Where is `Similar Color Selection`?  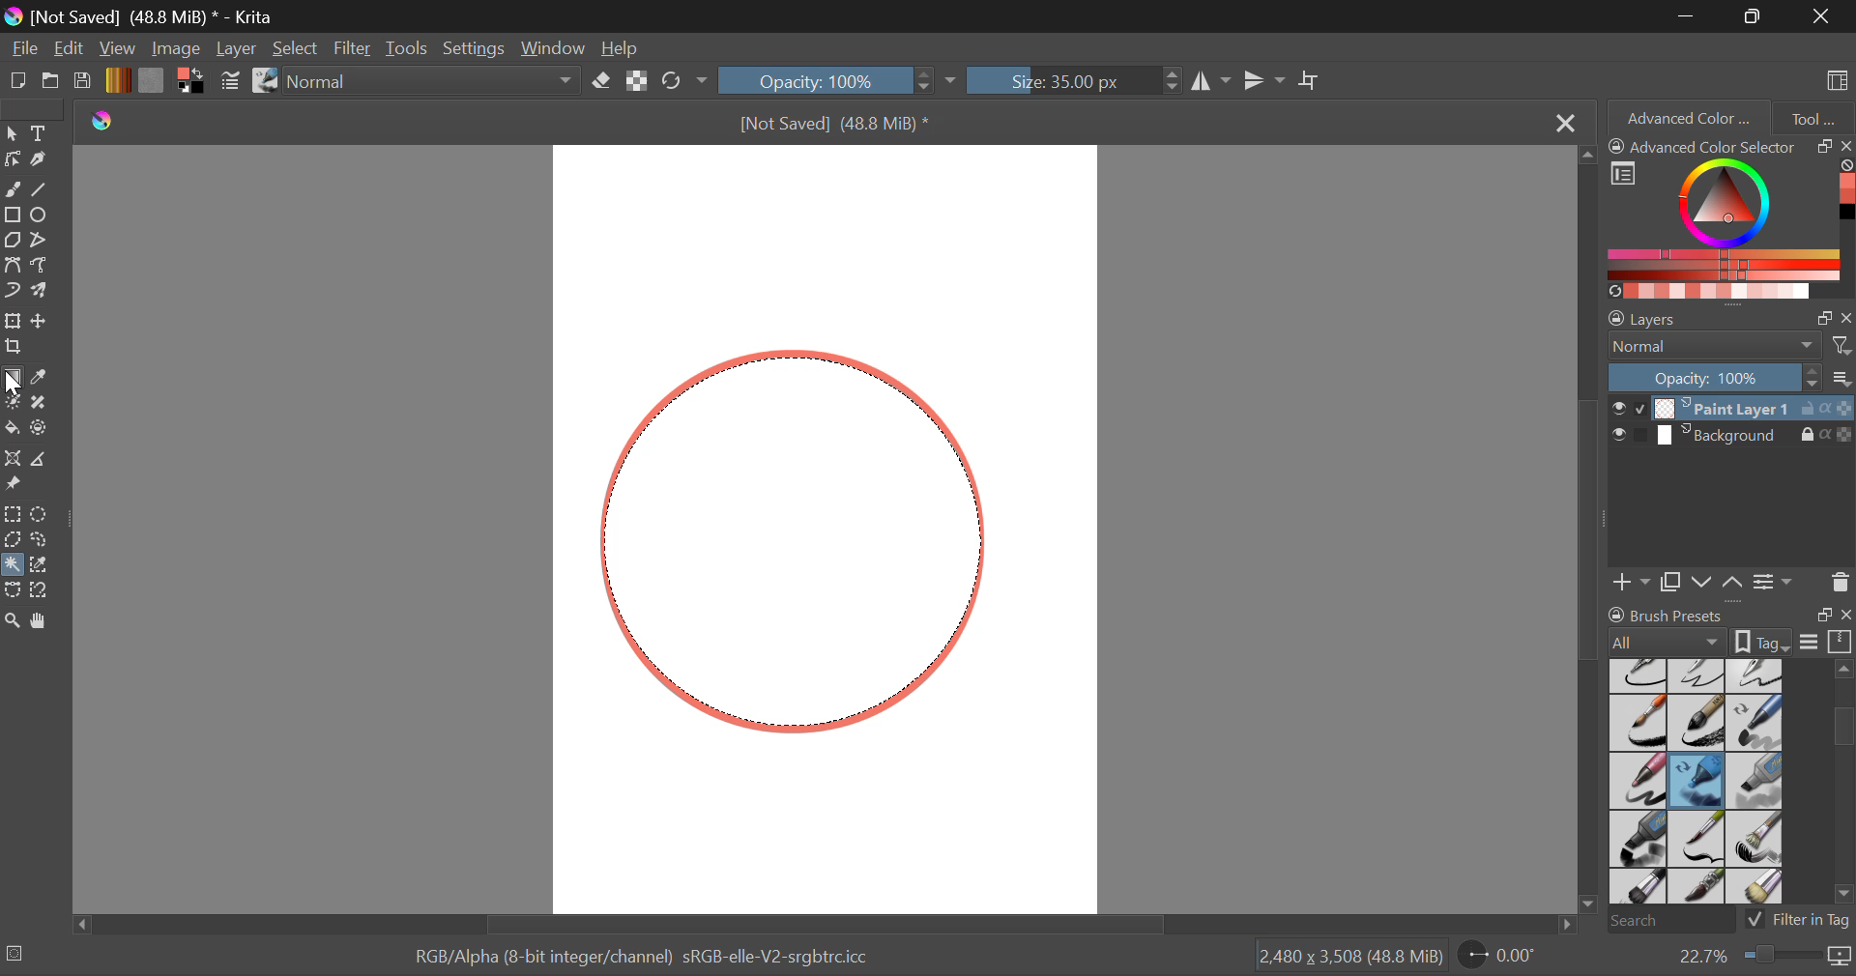
Similar Color Selection is located at coordinates (44, 566).